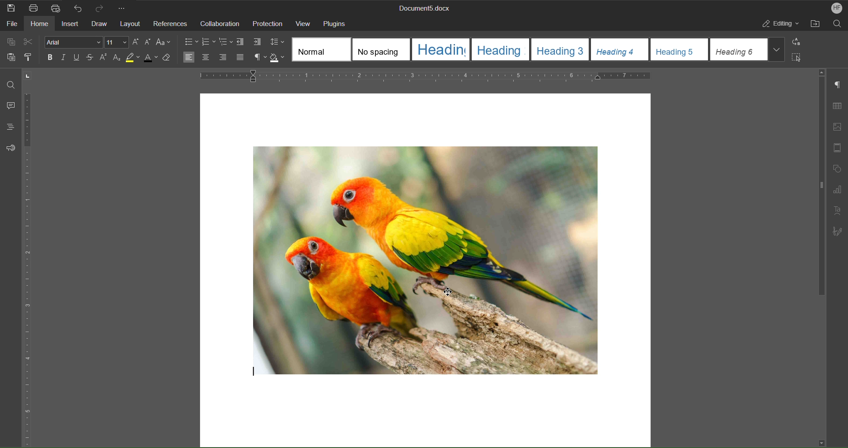 This screenshot has height=448, width=848. What do you see at coordinates (208, 41) in the screenshot?
I see `Lists` at bounding box center [208, 41].